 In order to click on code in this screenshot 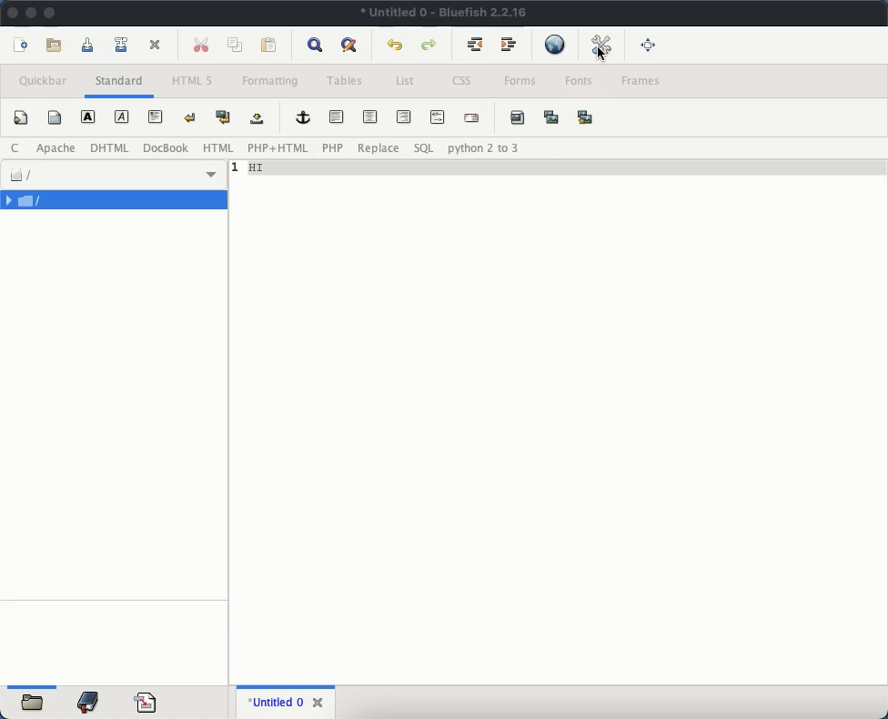, I will do `click(146, 701)`.